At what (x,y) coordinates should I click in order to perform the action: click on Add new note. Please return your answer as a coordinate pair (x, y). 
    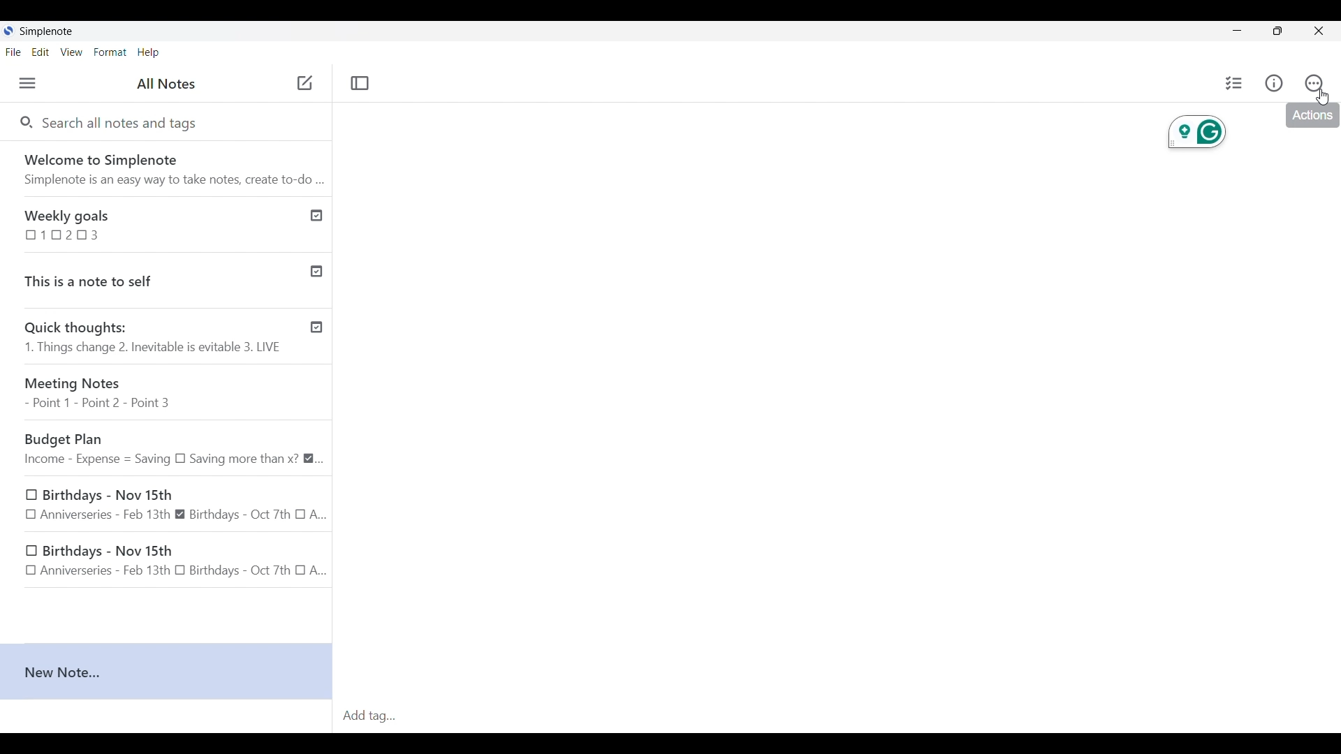
    Looking at the image, I should click on (305, 82).